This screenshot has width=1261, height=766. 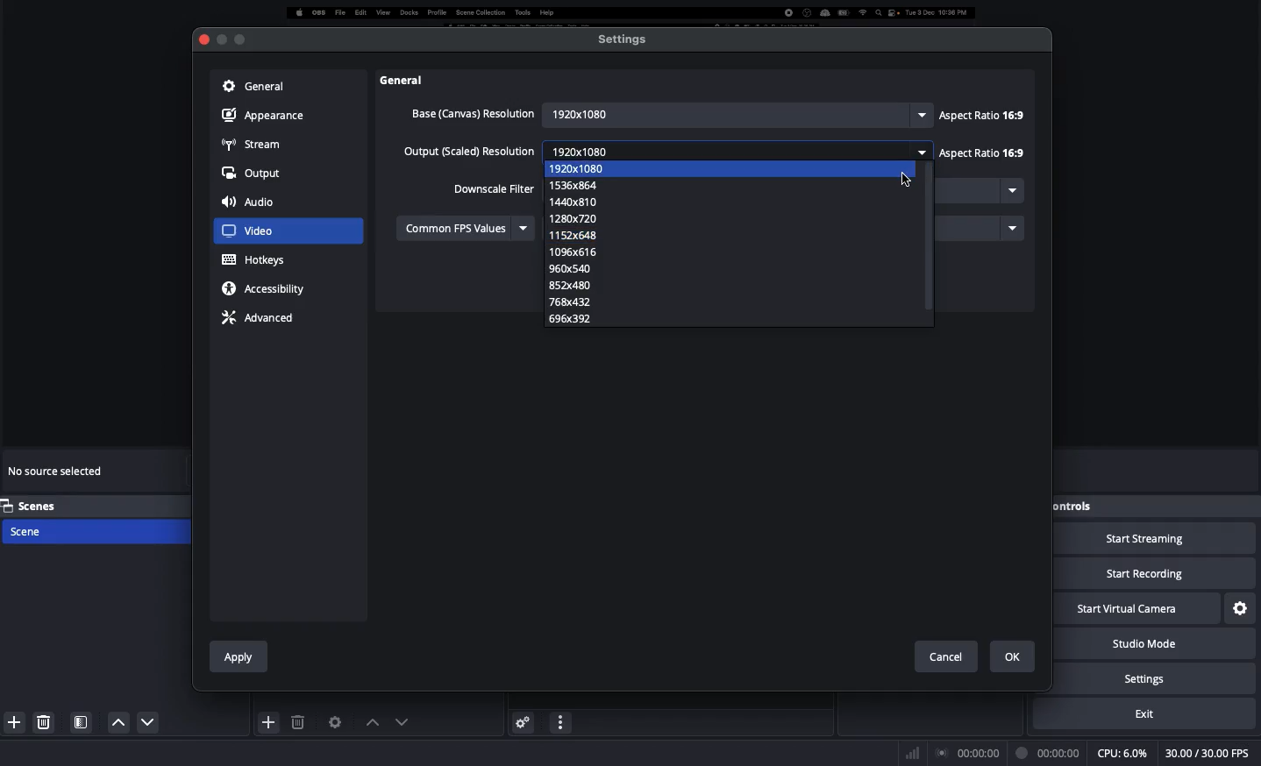 I want to click on Output resolution , so click(x=471, y=153).